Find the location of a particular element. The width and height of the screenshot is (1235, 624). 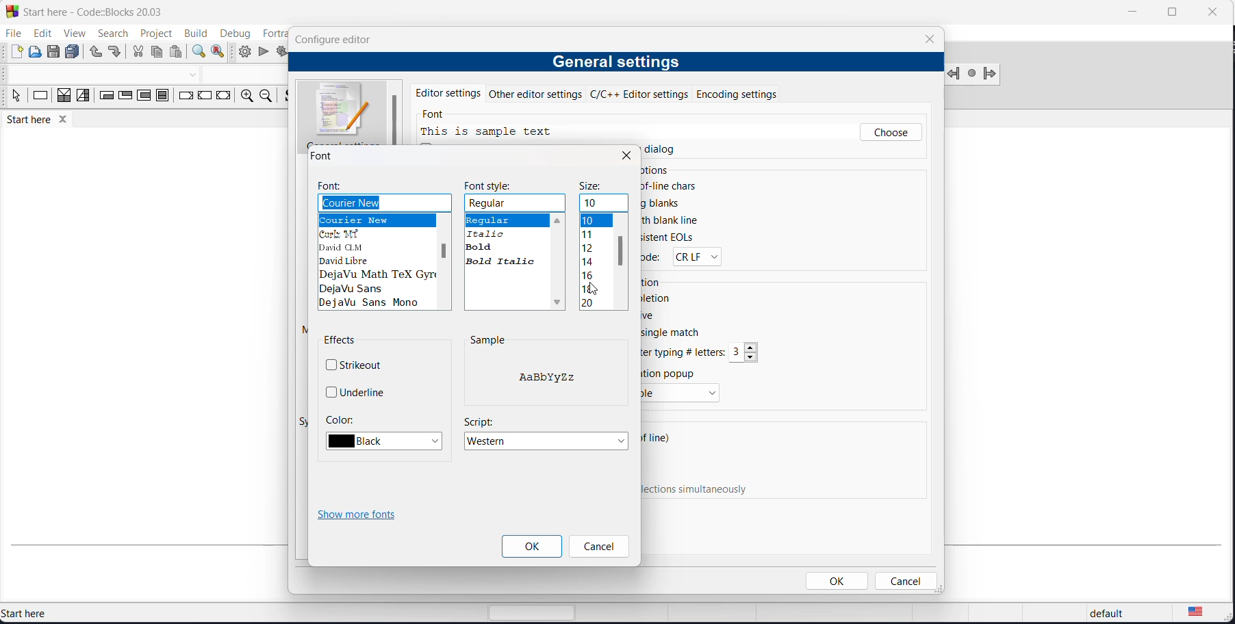

underline checkbox is located at coordinates (357, 391).